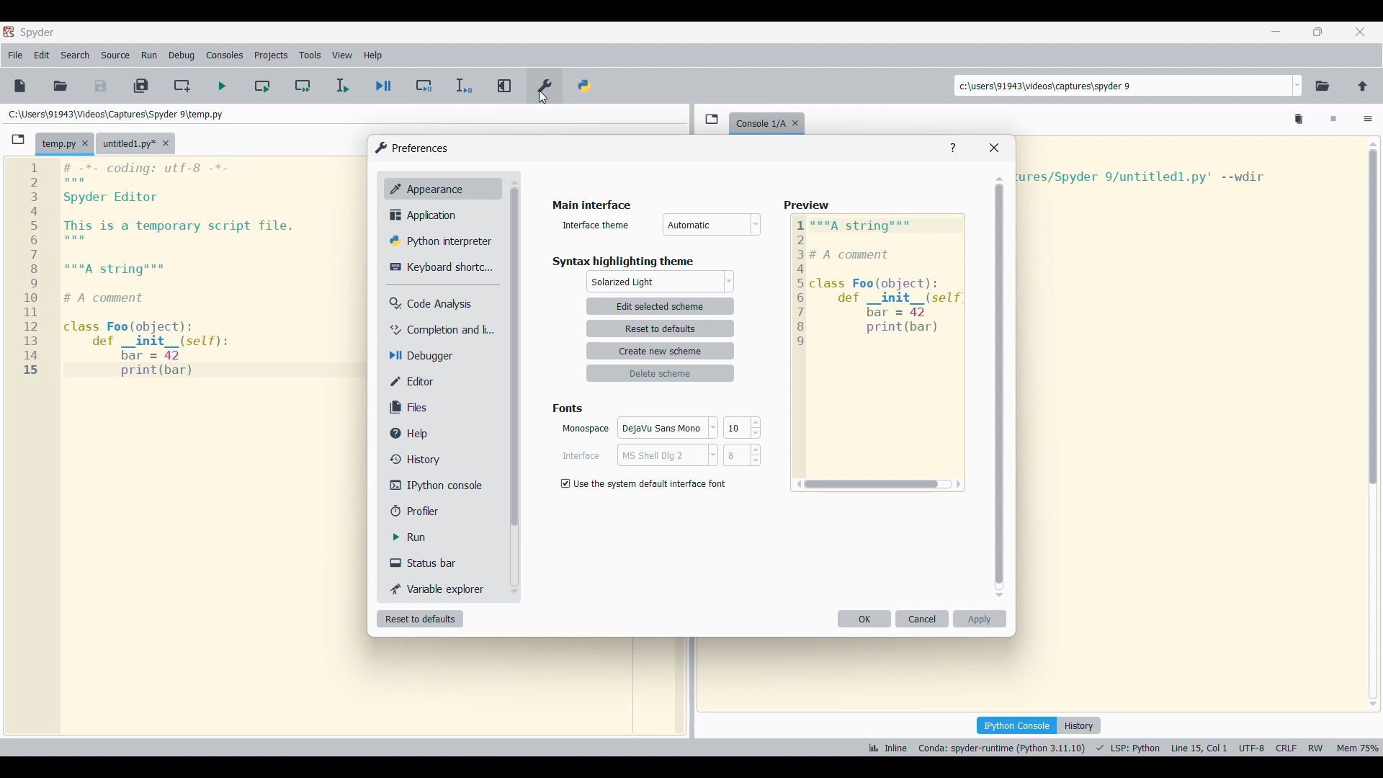 The width and height of the screenshot is (1383, 778). Describe the element at coordinates (545, 85) in the screenshot. I see `Preferences, highlighted by cursor` at that location.